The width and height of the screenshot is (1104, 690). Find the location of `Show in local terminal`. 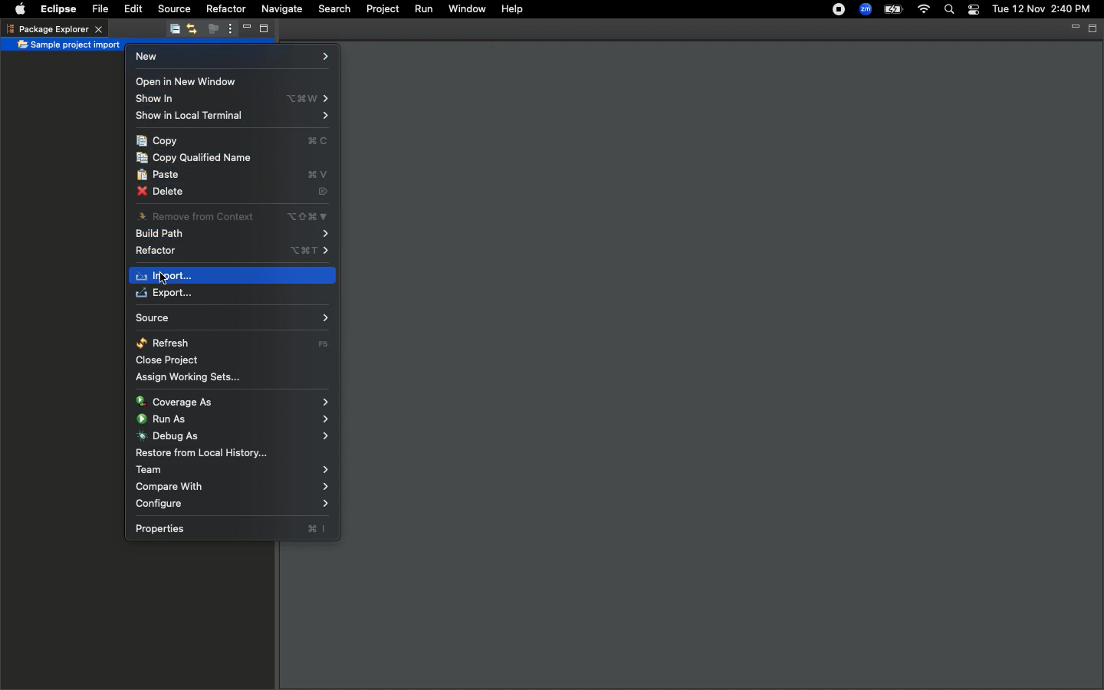

Show in local terminal is located at coordinates (232, 116).